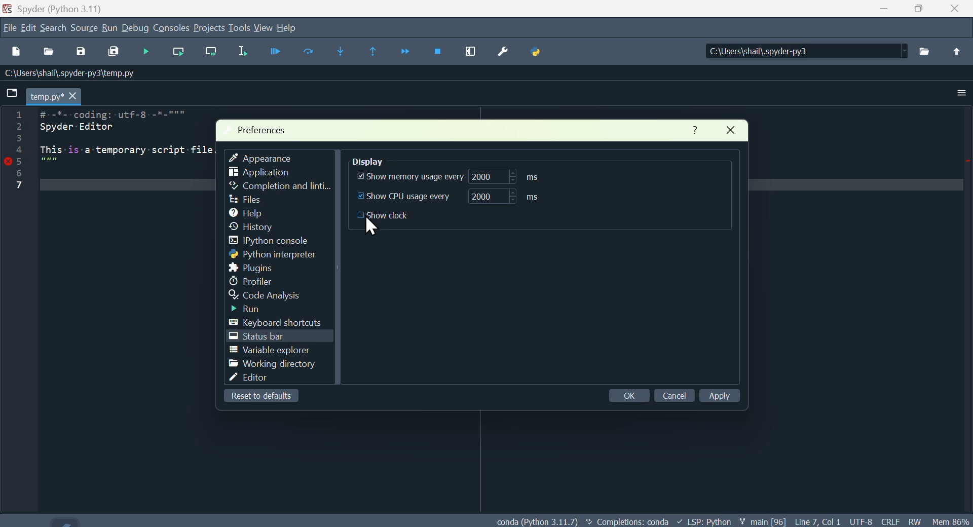  What do you see at coordinates (282, 322) in the screenshot?
I see `Keyboard shortcuts` at bounding box center [282, 322].